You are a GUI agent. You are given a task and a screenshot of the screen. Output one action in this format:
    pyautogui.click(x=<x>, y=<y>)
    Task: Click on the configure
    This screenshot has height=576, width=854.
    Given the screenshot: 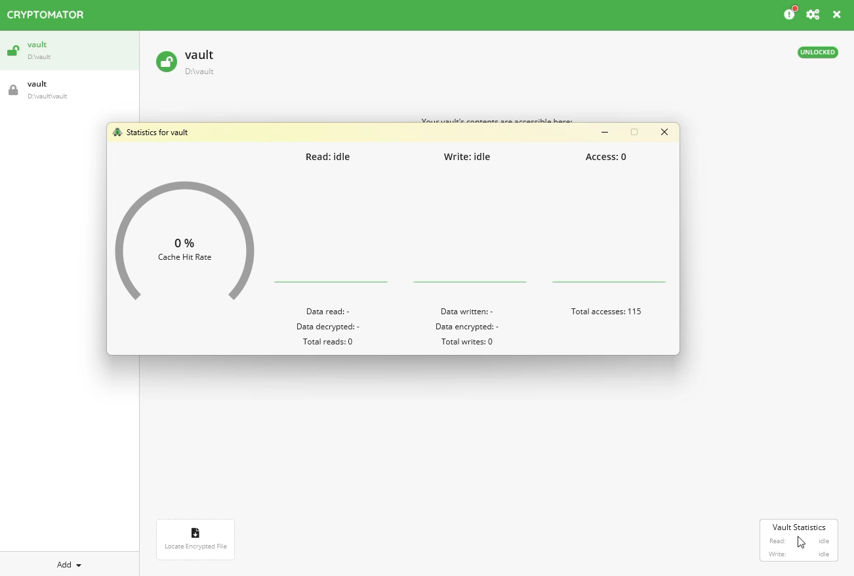 What is the action you would take?
    pyautogui.click(x=814, y=14)
    